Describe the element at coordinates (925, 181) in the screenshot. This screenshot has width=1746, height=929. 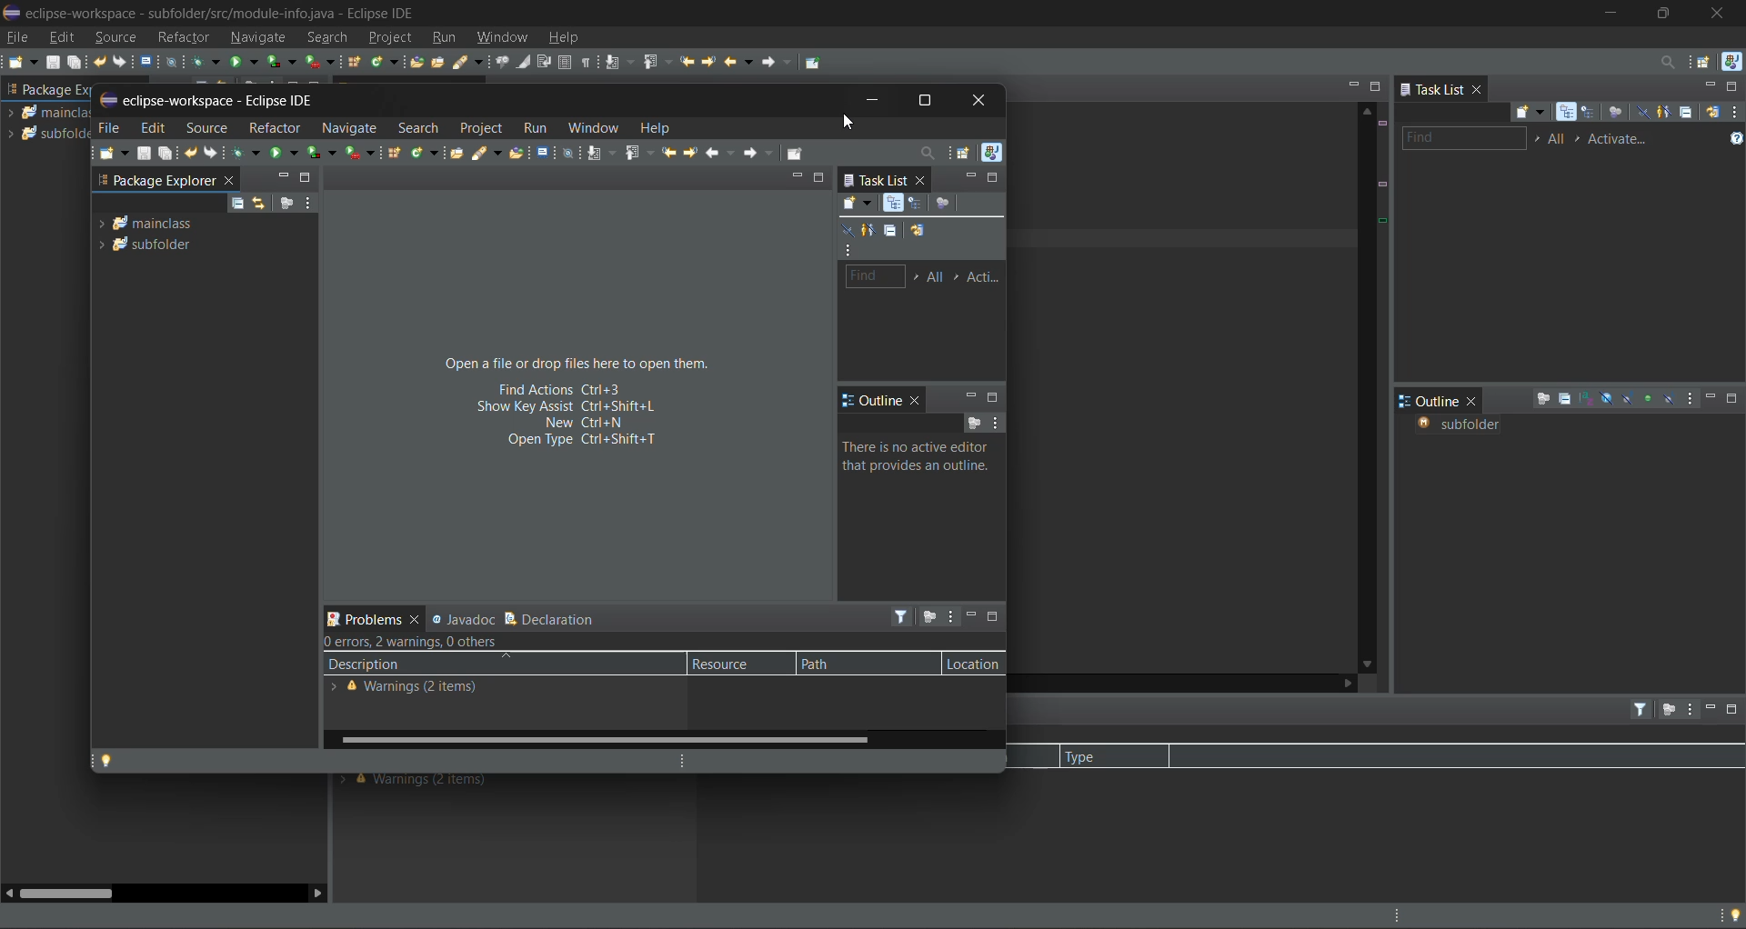
I see `close` at that location.